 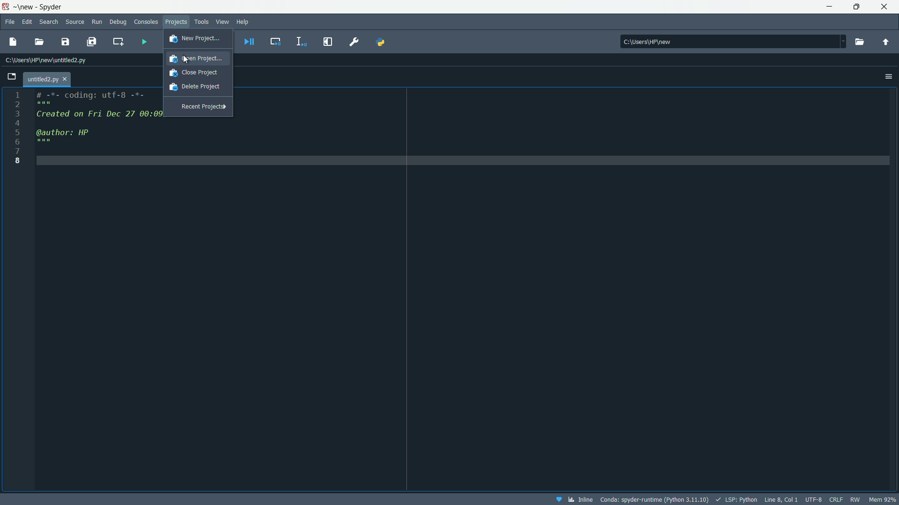 What do you see at coordinates (17, 128) in the screenshot?
I see `line numbers` at bounding box center [17, 128].